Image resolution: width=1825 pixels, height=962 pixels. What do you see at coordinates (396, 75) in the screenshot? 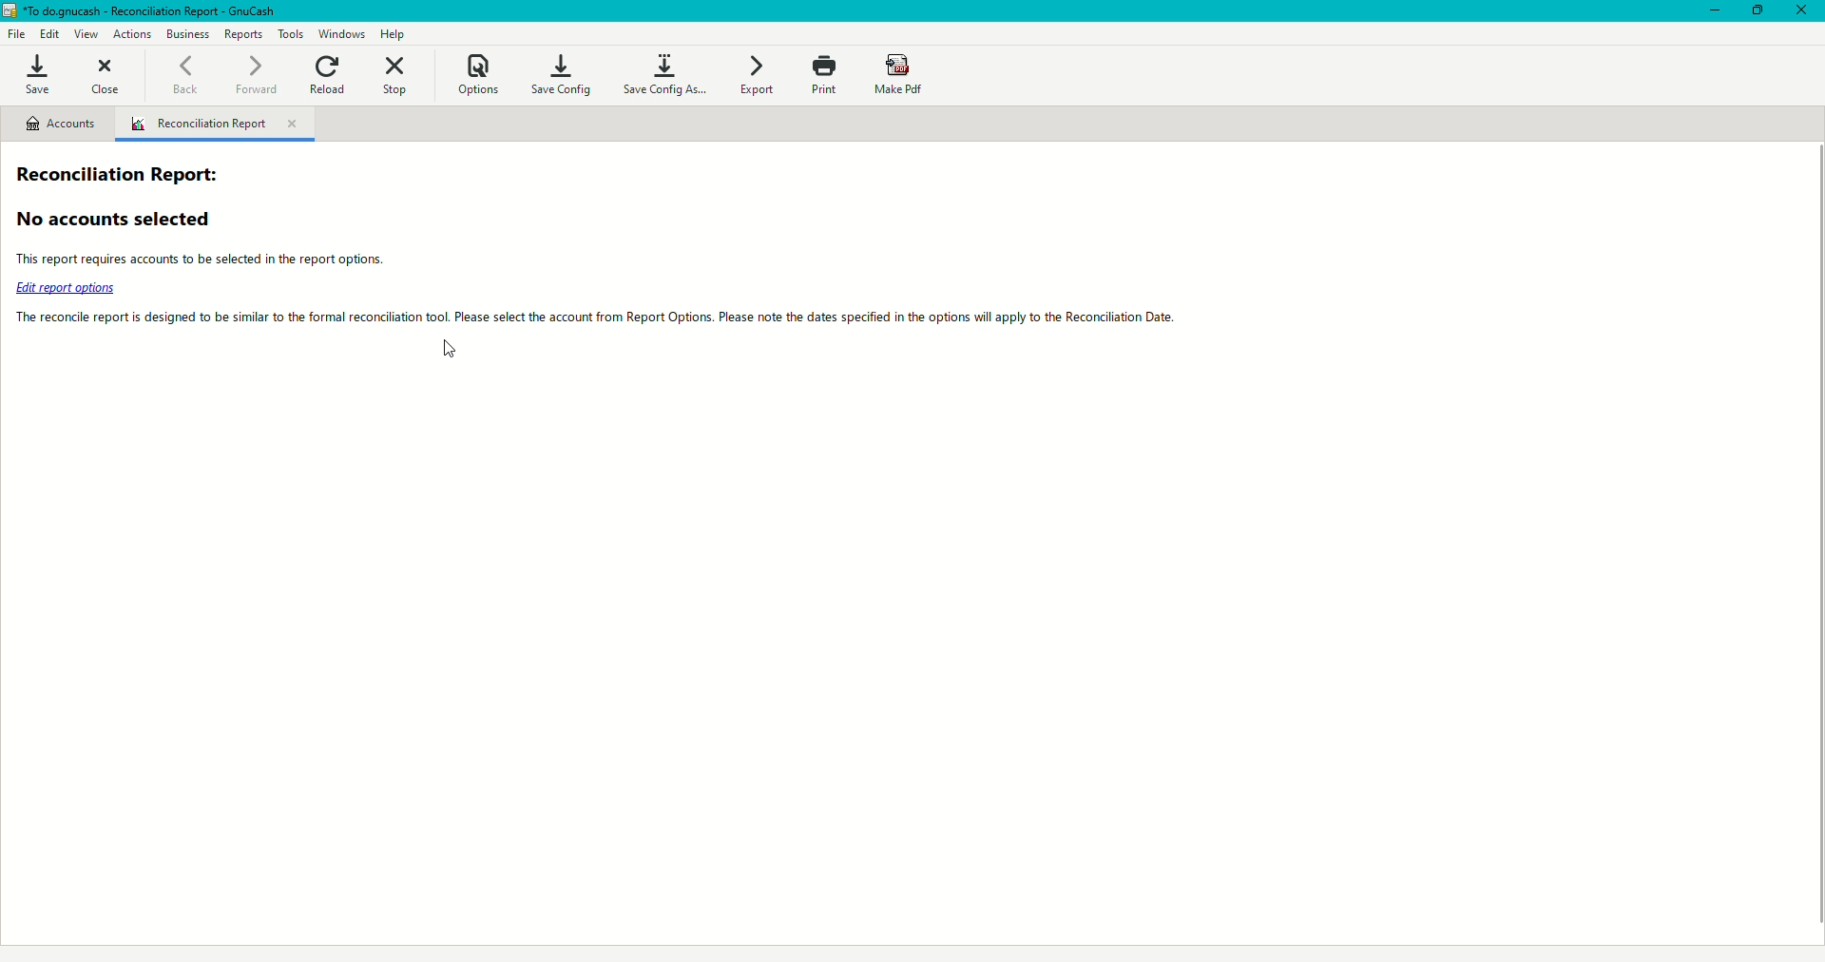
I see `Stop` at bounding box center [396, 75].